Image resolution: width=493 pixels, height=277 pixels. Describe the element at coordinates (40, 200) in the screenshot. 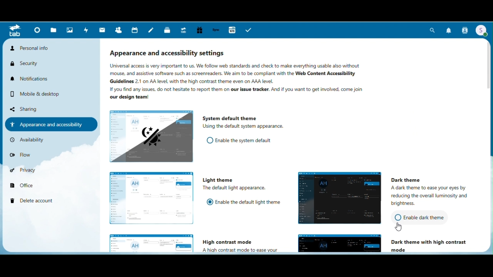

I see `Delete account` at that location.